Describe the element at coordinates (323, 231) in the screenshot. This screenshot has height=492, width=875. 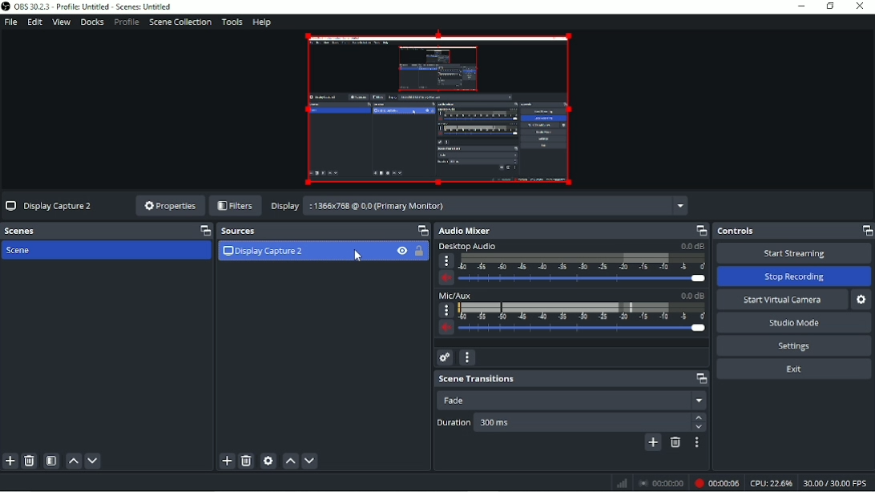
I see `Sources` at that location.